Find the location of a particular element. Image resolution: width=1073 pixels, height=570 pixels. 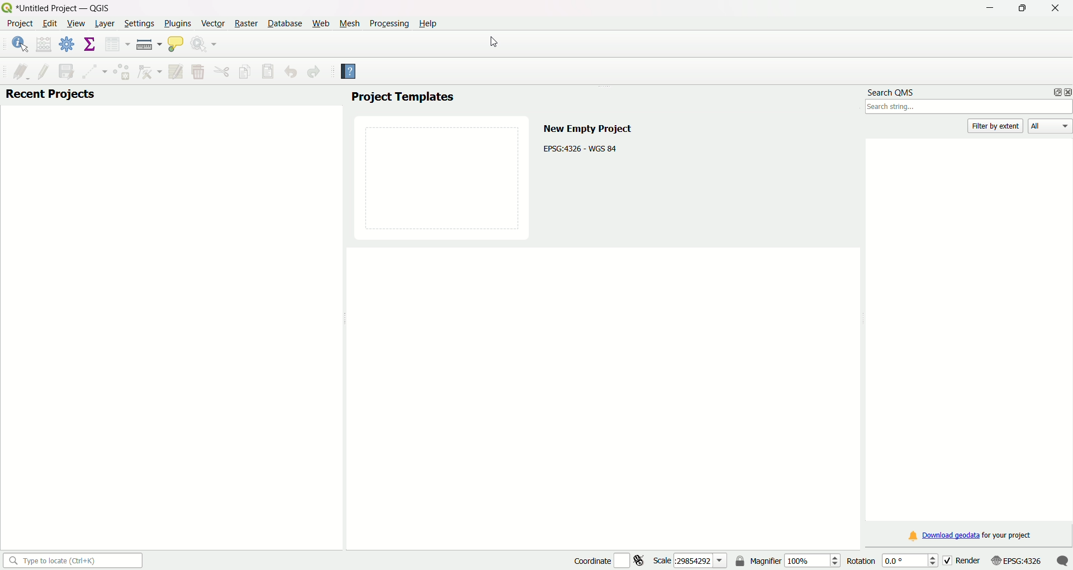

save layer edit is located at coordinates (65, 70).